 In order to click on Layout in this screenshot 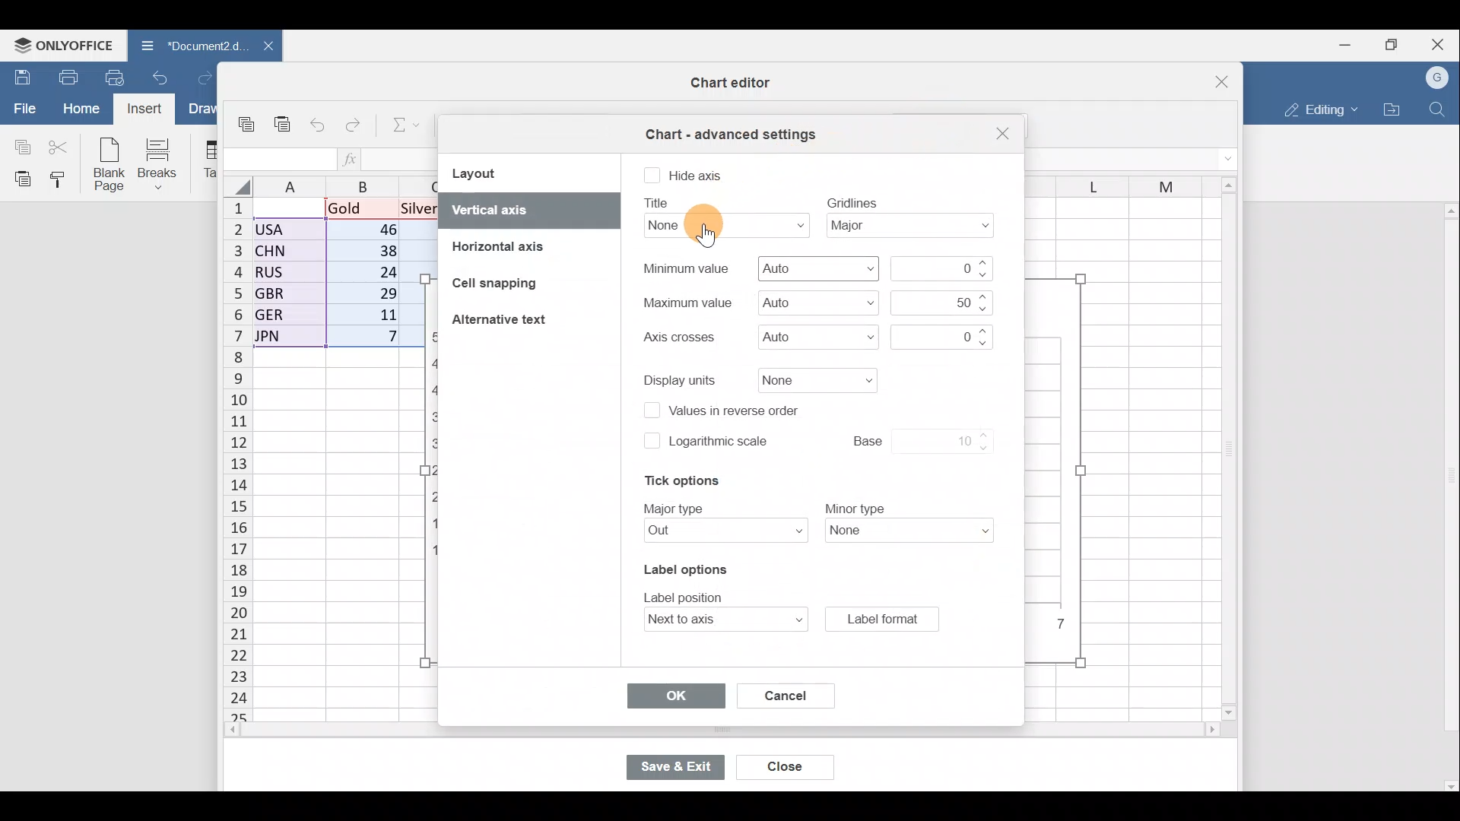, I will do `click(488, 173)`.